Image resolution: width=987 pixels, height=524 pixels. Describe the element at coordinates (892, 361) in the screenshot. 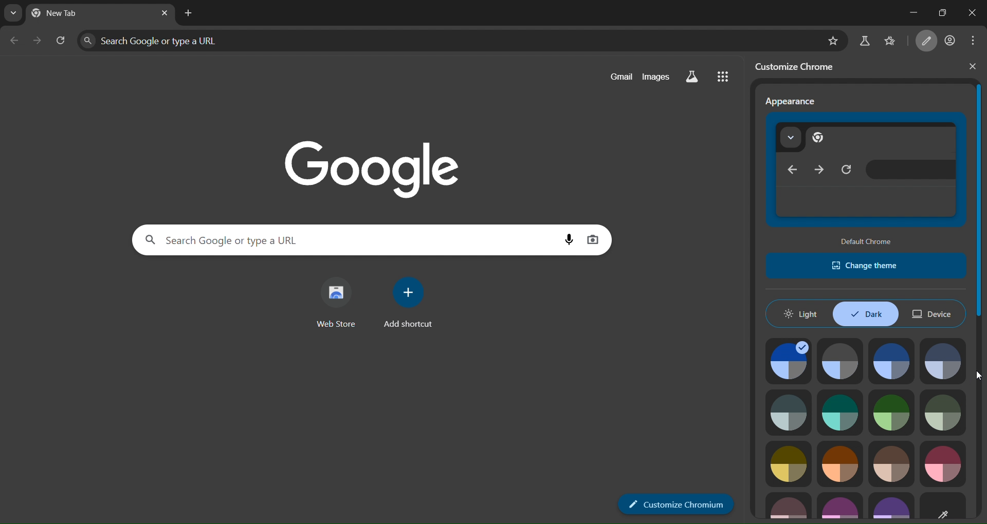

I see `image` at that location.